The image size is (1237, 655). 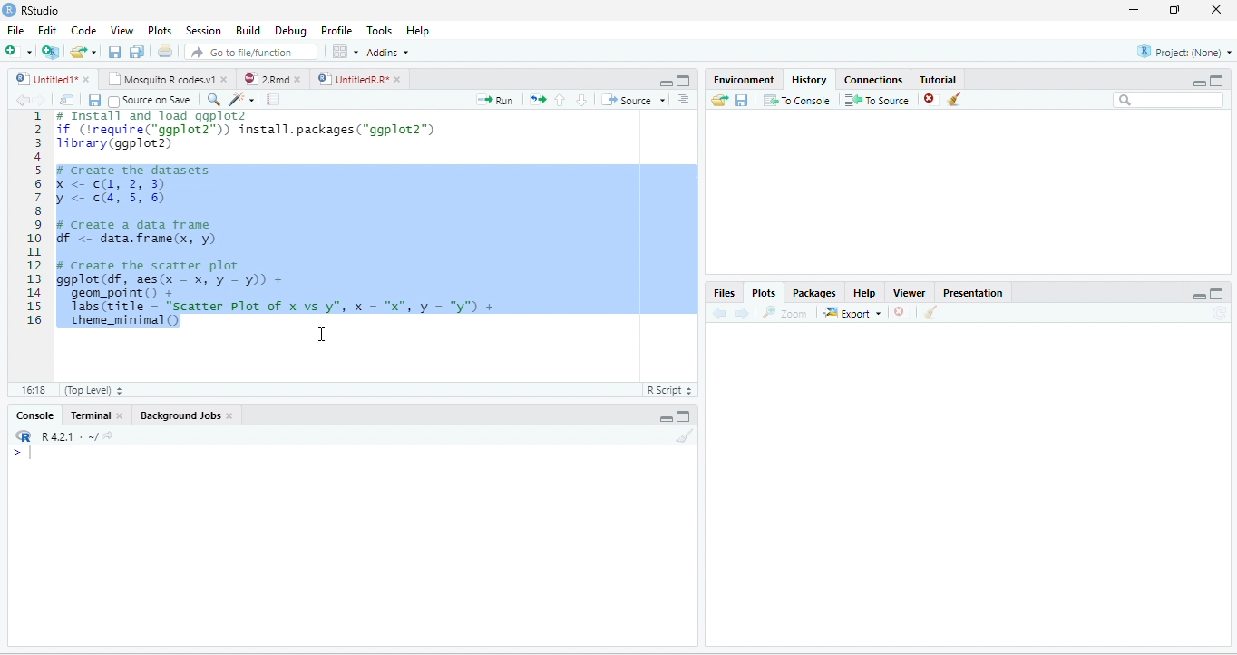 I want to click on New line, so click(x=23, y=452).